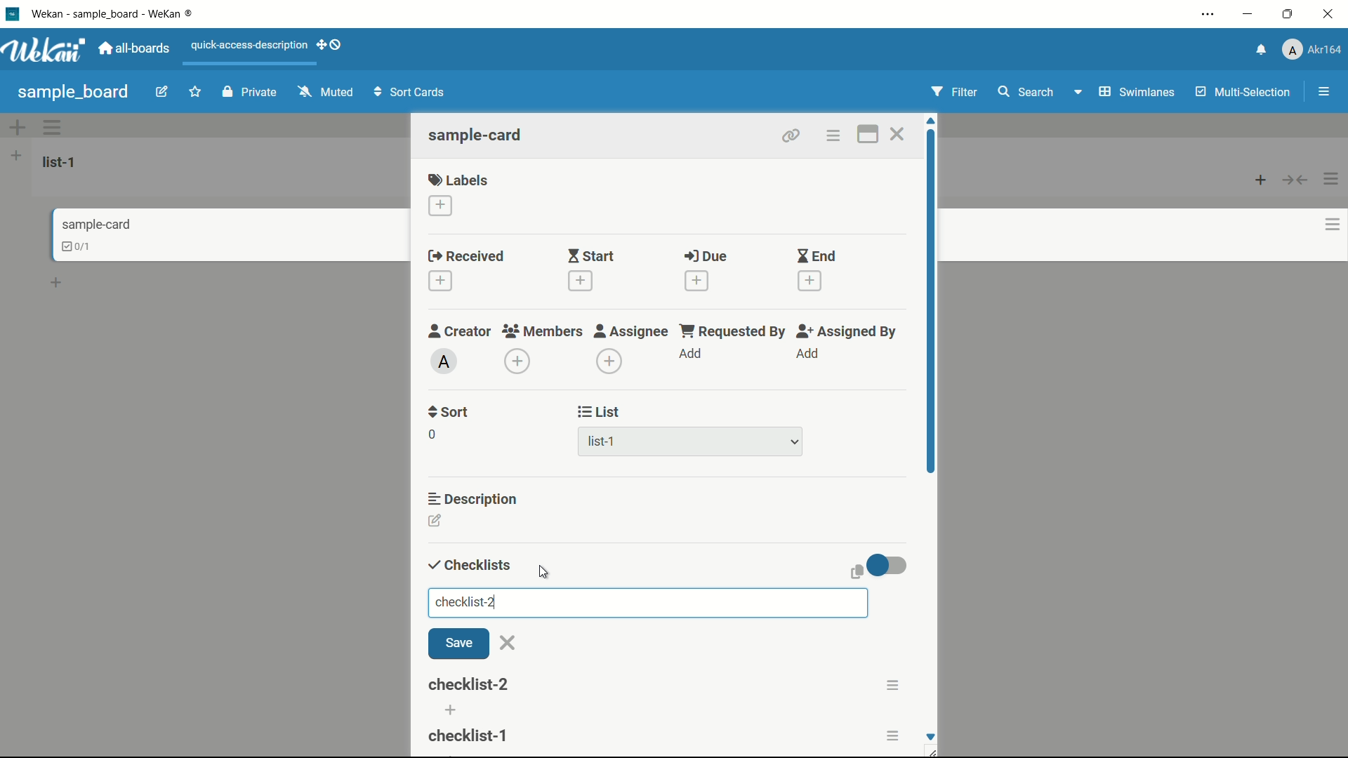 Image resolution: width=1348 pixels, height=758 pixels. What do you see at coordinates (1331, 14) in the screenshot?
I see `close app` at bounding box center [1331, 14].